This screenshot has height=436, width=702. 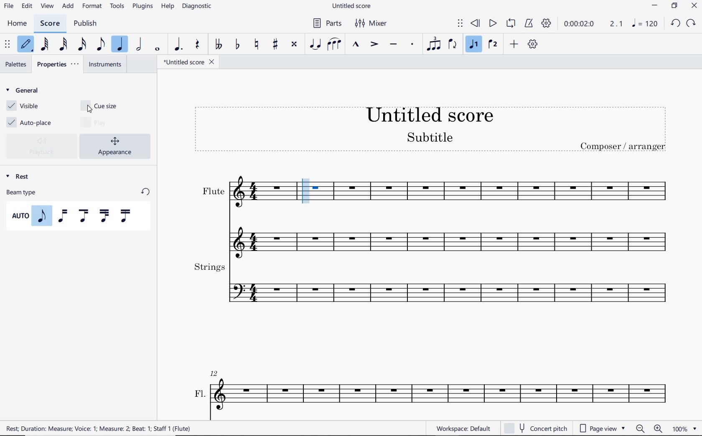 What do you see at coordinates (431, 129) in the screenshot?
I see `title` at bounding box center [431, 129].